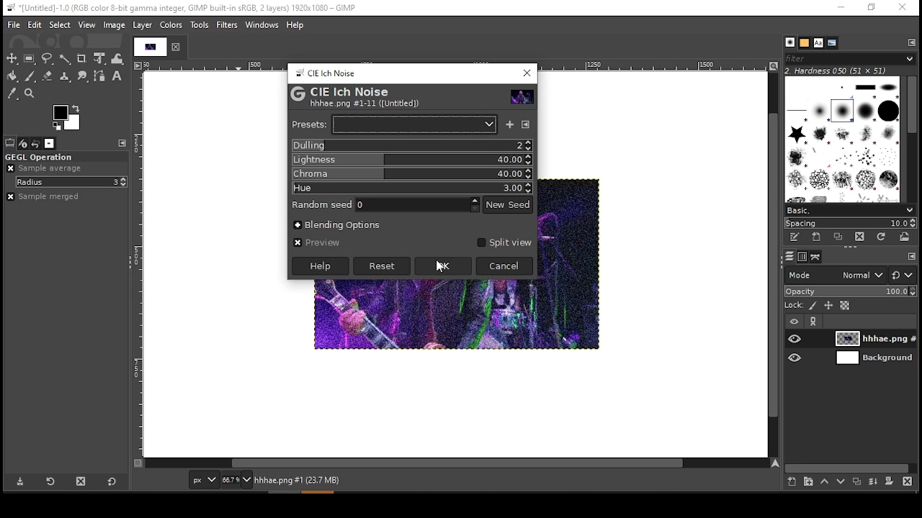 The height and width of the screenshot is (518, 922). Describe the element at coordinates (316, 243) in the screenshot. I see `preview` at that location.